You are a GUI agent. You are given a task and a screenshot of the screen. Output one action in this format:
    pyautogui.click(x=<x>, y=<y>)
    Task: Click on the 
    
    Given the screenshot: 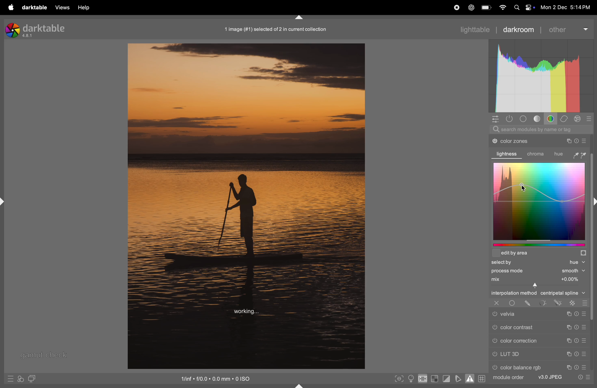 What is the action you would take?
    pyautogui.click(x=523, y=119)
    